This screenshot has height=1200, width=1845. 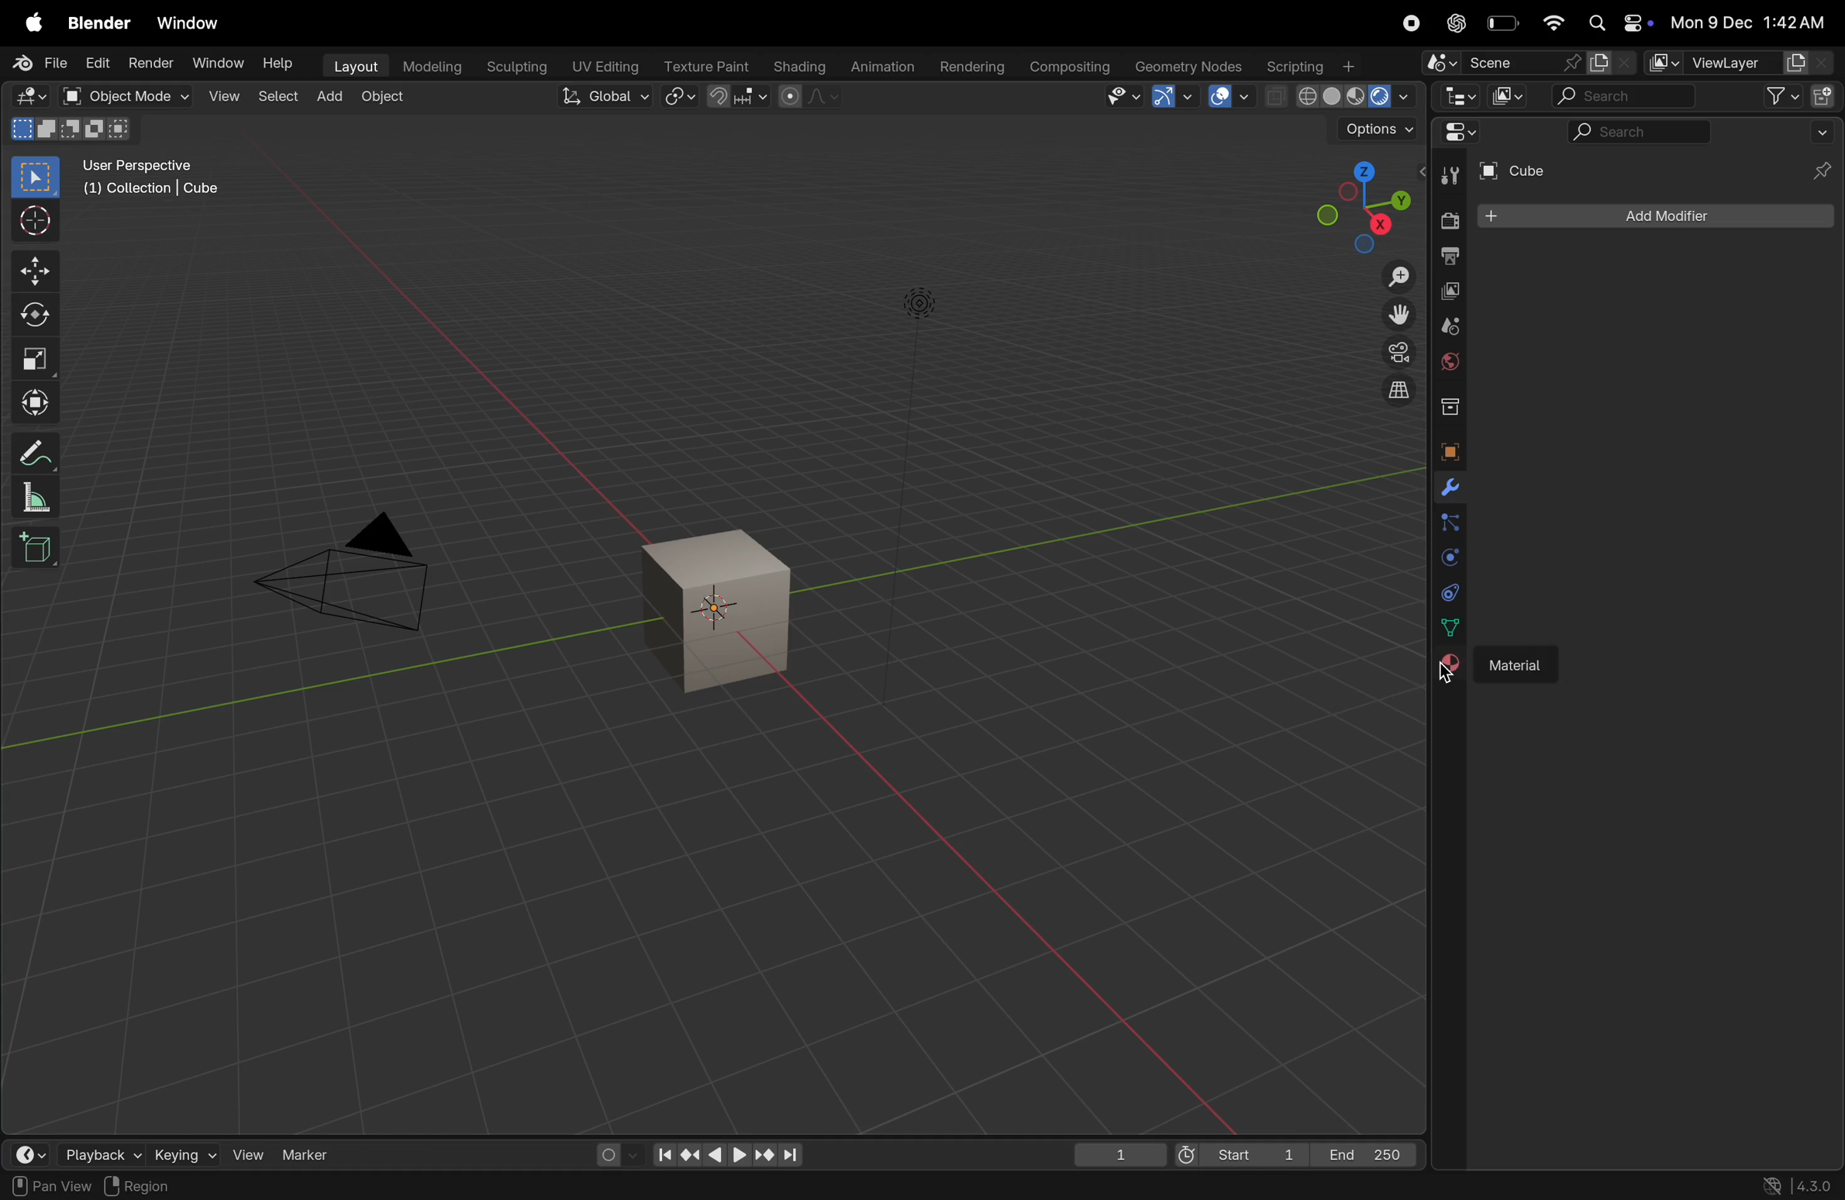 I want to click on playback, so click(x=84, y=1151).